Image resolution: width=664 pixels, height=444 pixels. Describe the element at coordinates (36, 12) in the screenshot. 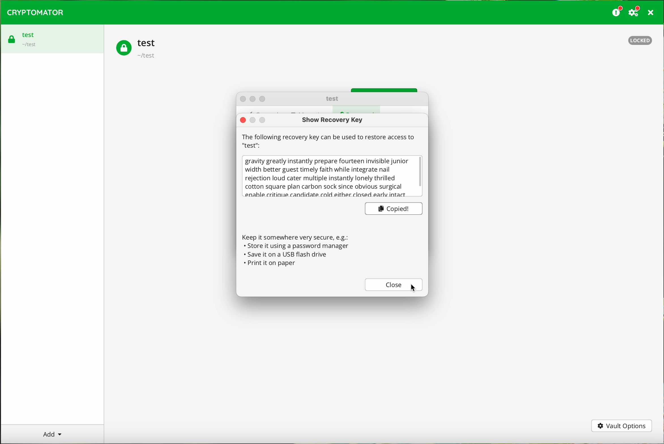

I see `CRYPTOMATOR` at that location.